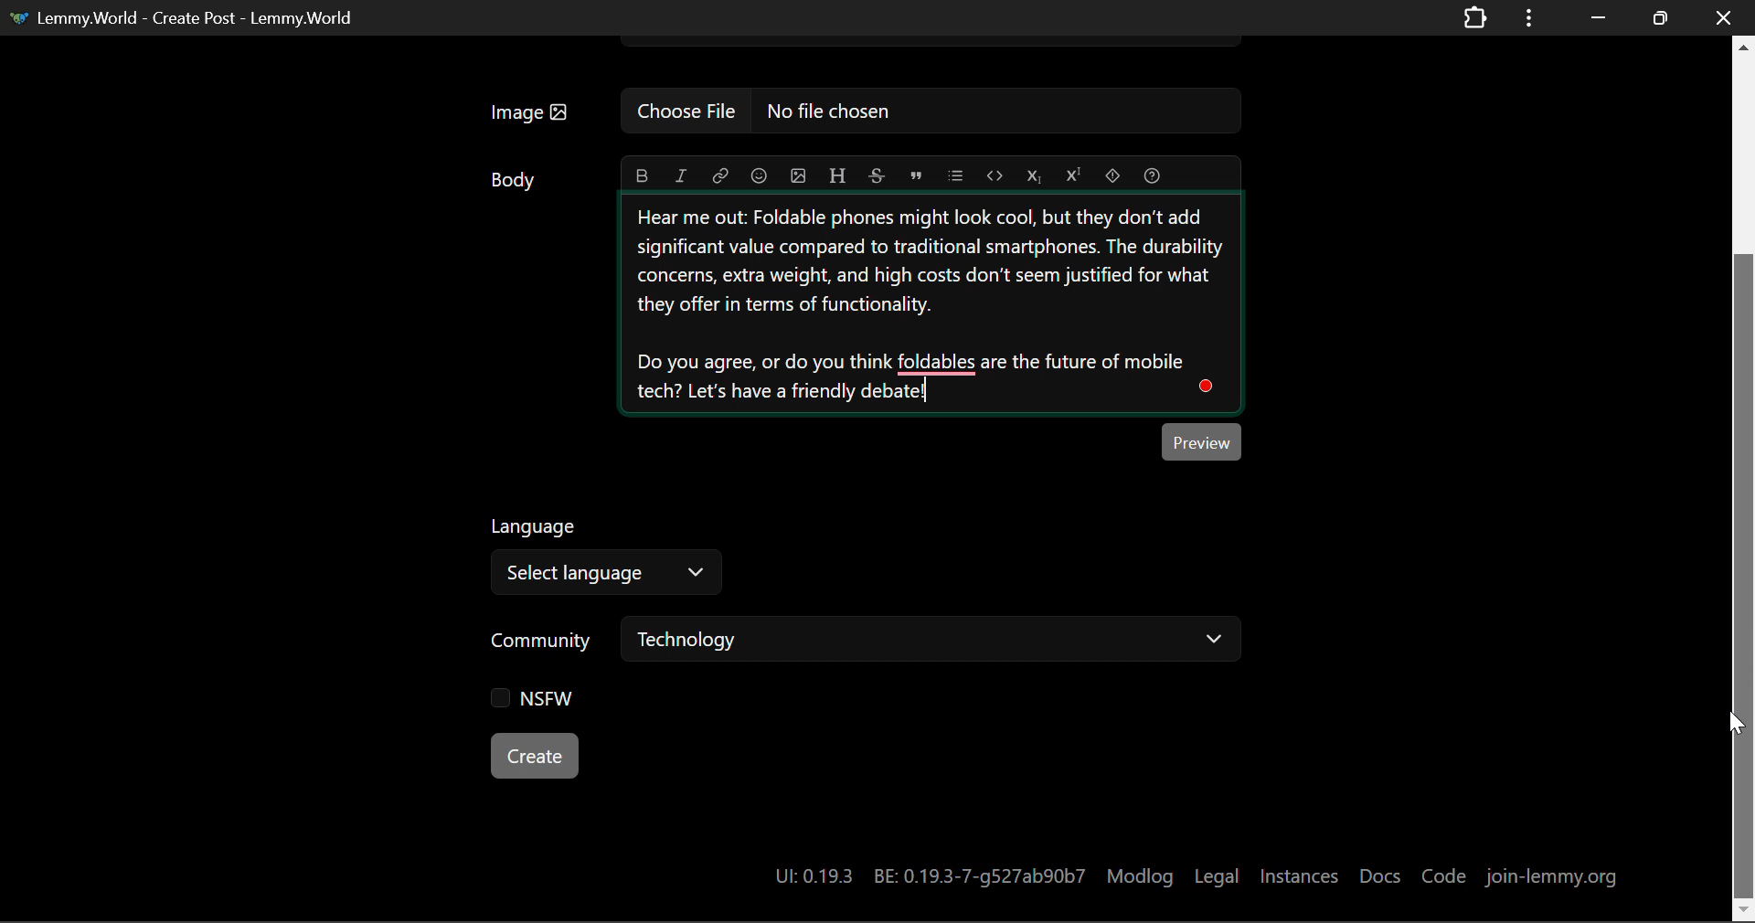 The width and height of the screenshot is (1755, 923). Describe the element at coordinates (680, 174) in the screenshot. I see `italic` at that location.